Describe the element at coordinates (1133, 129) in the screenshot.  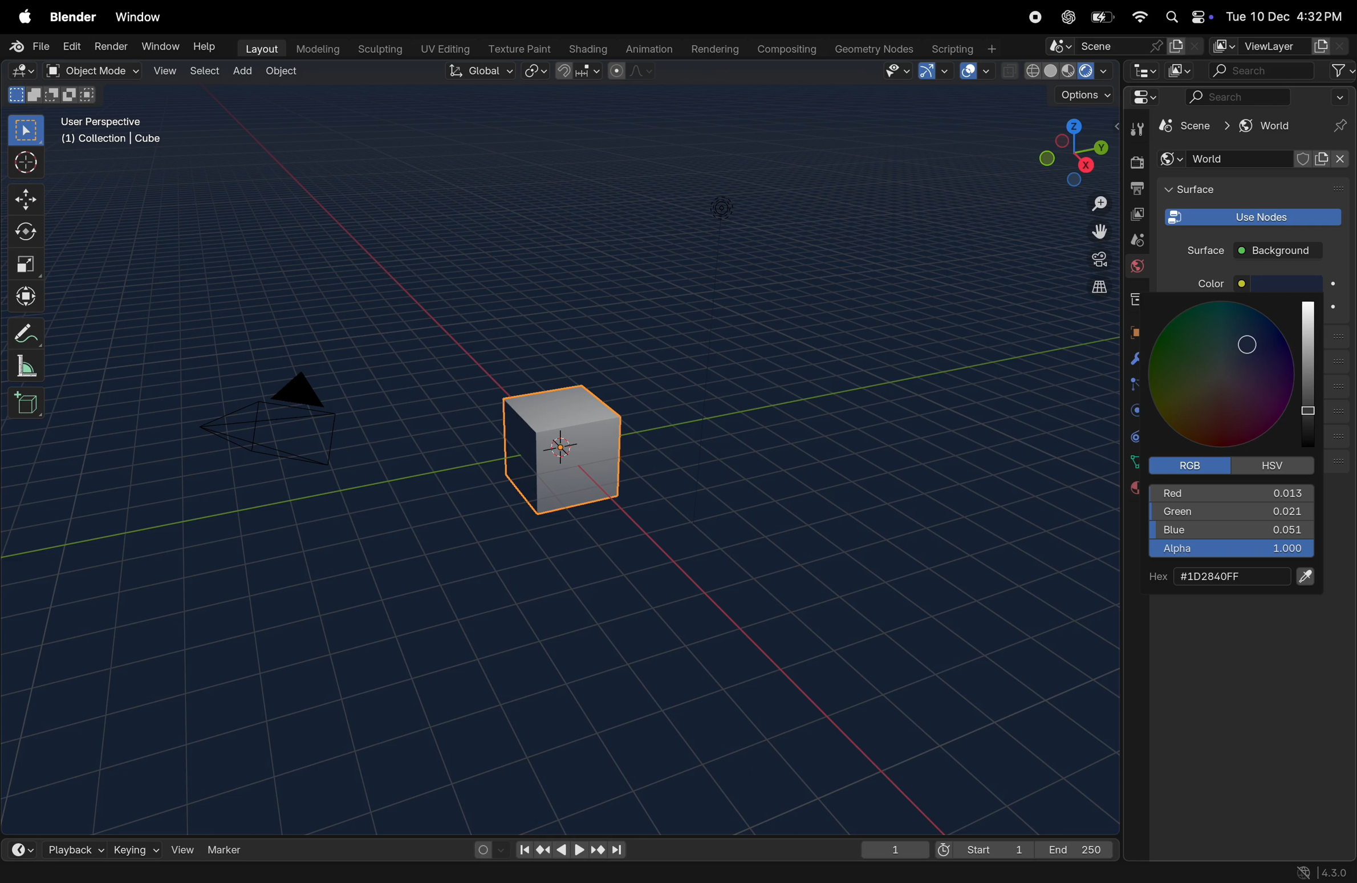
I see `tools` at that location.